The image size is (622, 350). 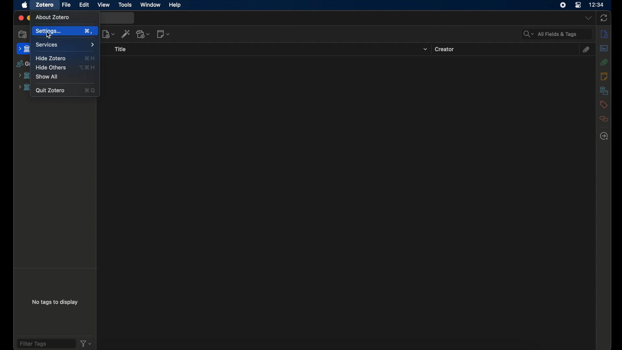 What do you see at coordinates (176, 5) in the screenshot?
I see `help` at bounding box center [176, 5].